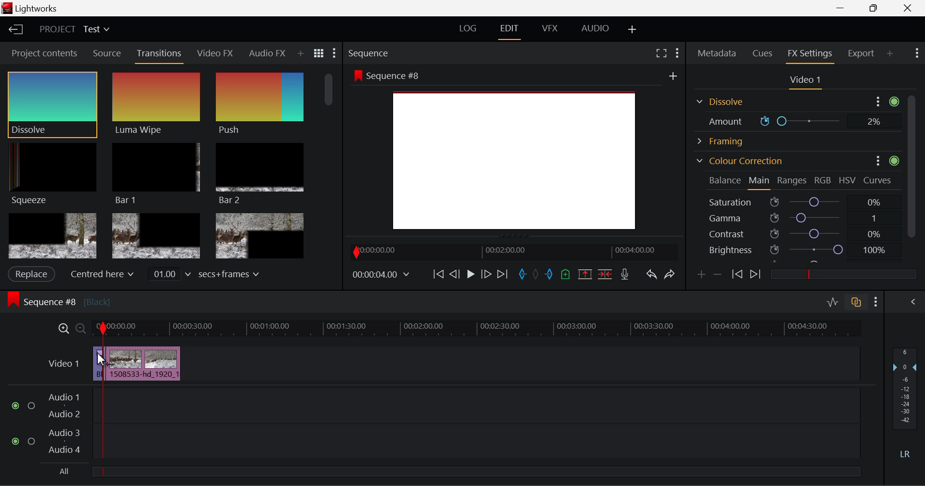 The image size is (925, 486). What do you see at coordinates (486, 274) in the screenshot?
I see `Go Forward` at bounding box center [486, 274].